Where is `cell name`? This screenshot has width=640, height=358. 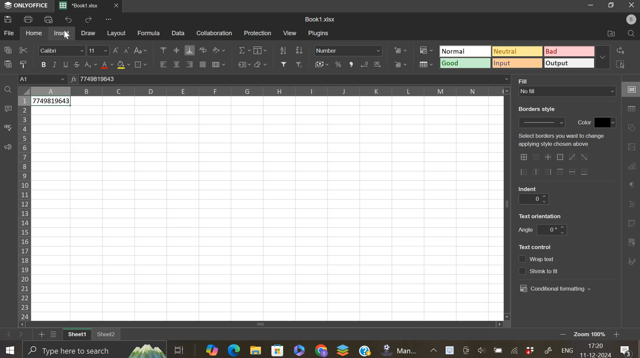
cell name is located at coordinates (43, 80).